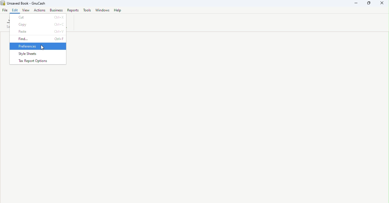 This screenshot has height=203, width=389. What do you see at coordinates (42, 48) in the screenshot?
I see `cursor` at bounding box center [42, 48].